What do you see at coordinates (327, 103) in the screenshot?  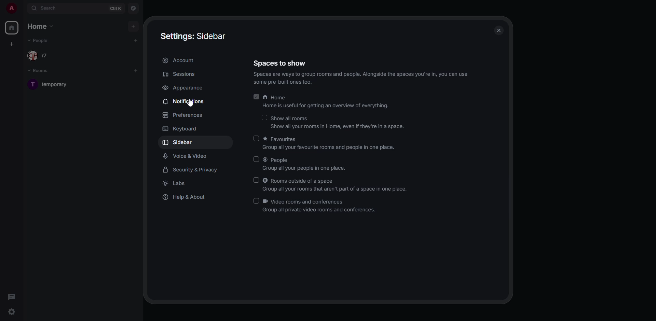 I see `home` at bounding box center [327, 103].